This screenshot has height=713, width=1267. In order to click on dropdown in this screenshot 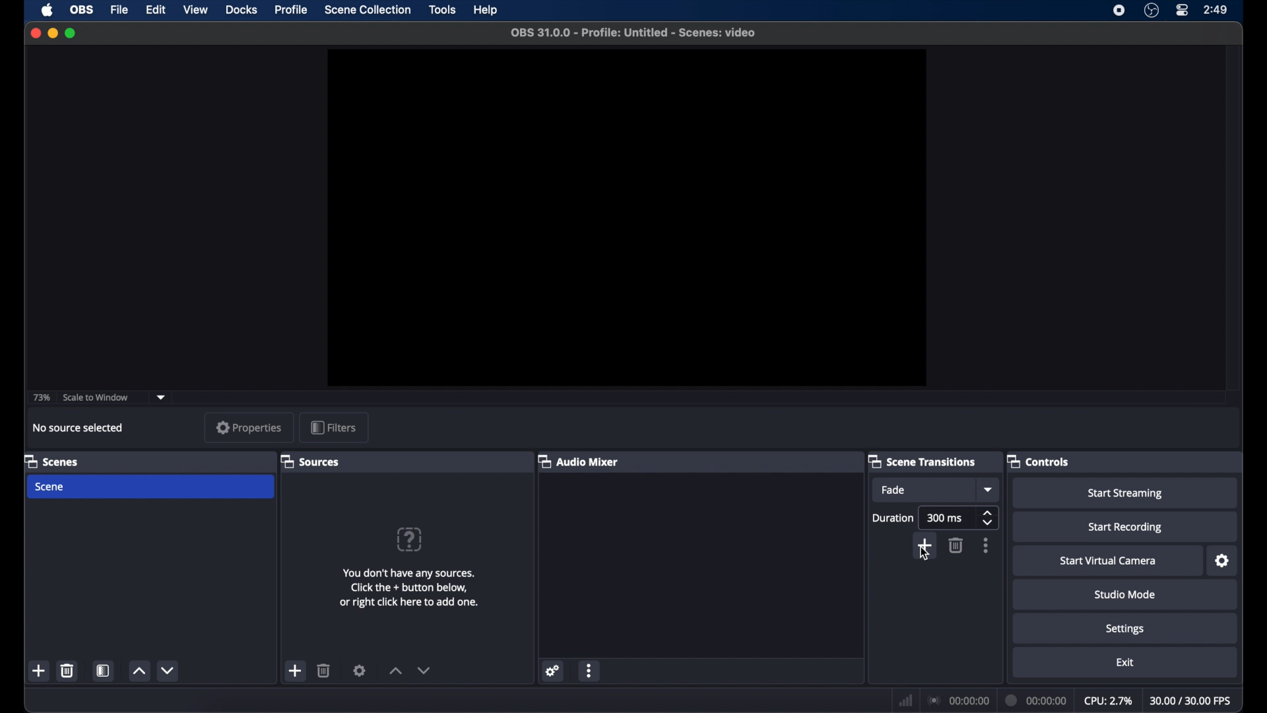, I will do `click(987, 489)`.